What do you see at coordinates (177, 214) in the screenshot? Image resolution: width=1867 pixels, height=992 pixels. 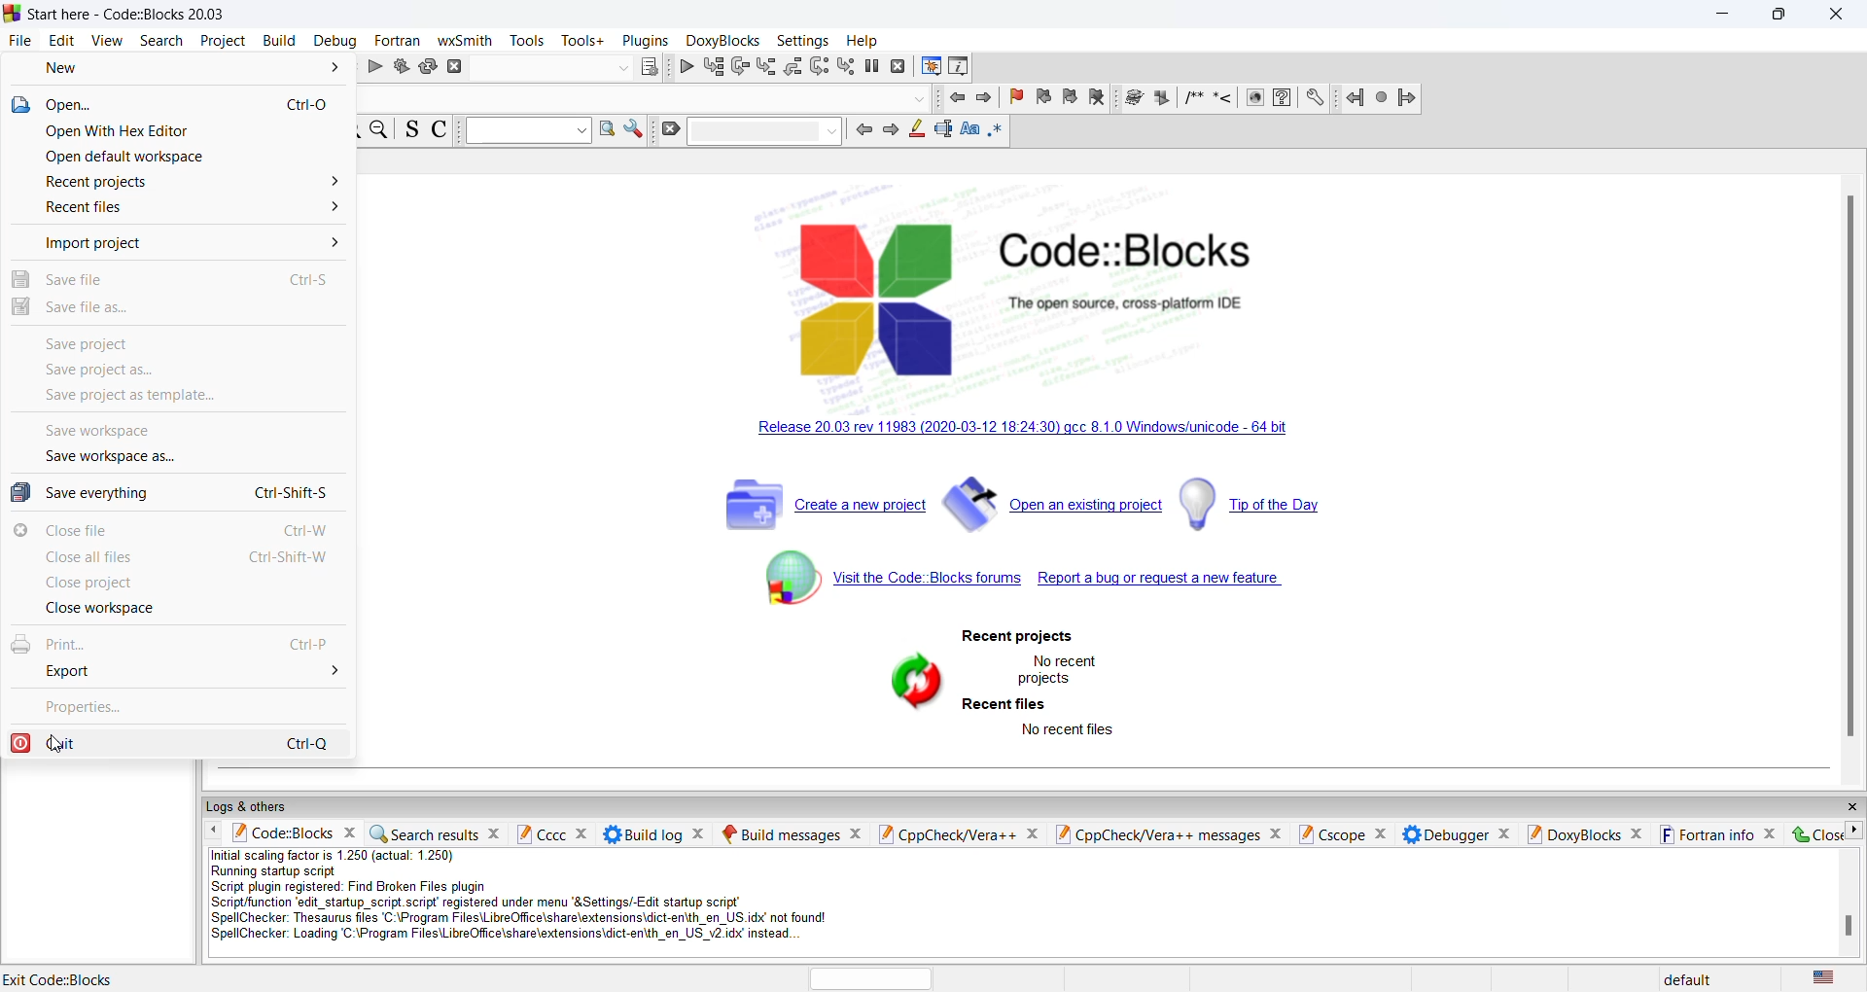 I see `recent files` at bounding box center [177, 214].